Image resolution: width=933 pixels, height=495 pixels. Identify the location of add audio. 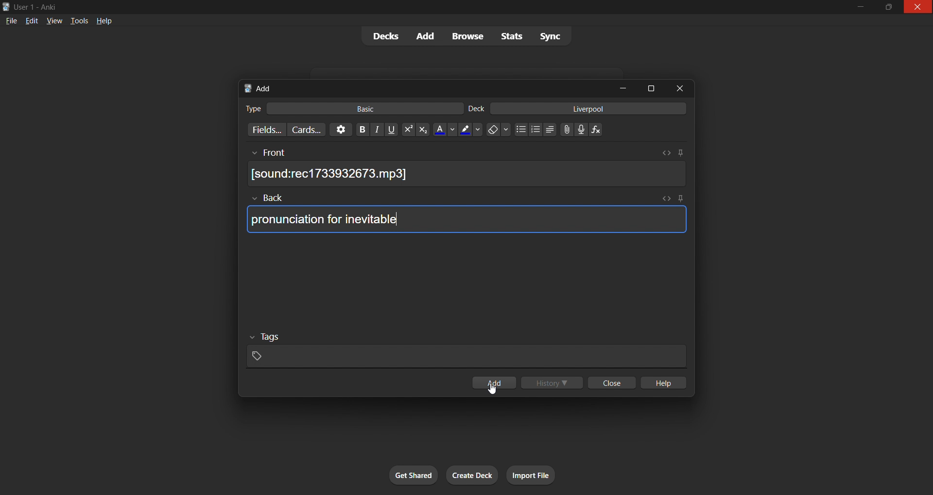
(581, 129).